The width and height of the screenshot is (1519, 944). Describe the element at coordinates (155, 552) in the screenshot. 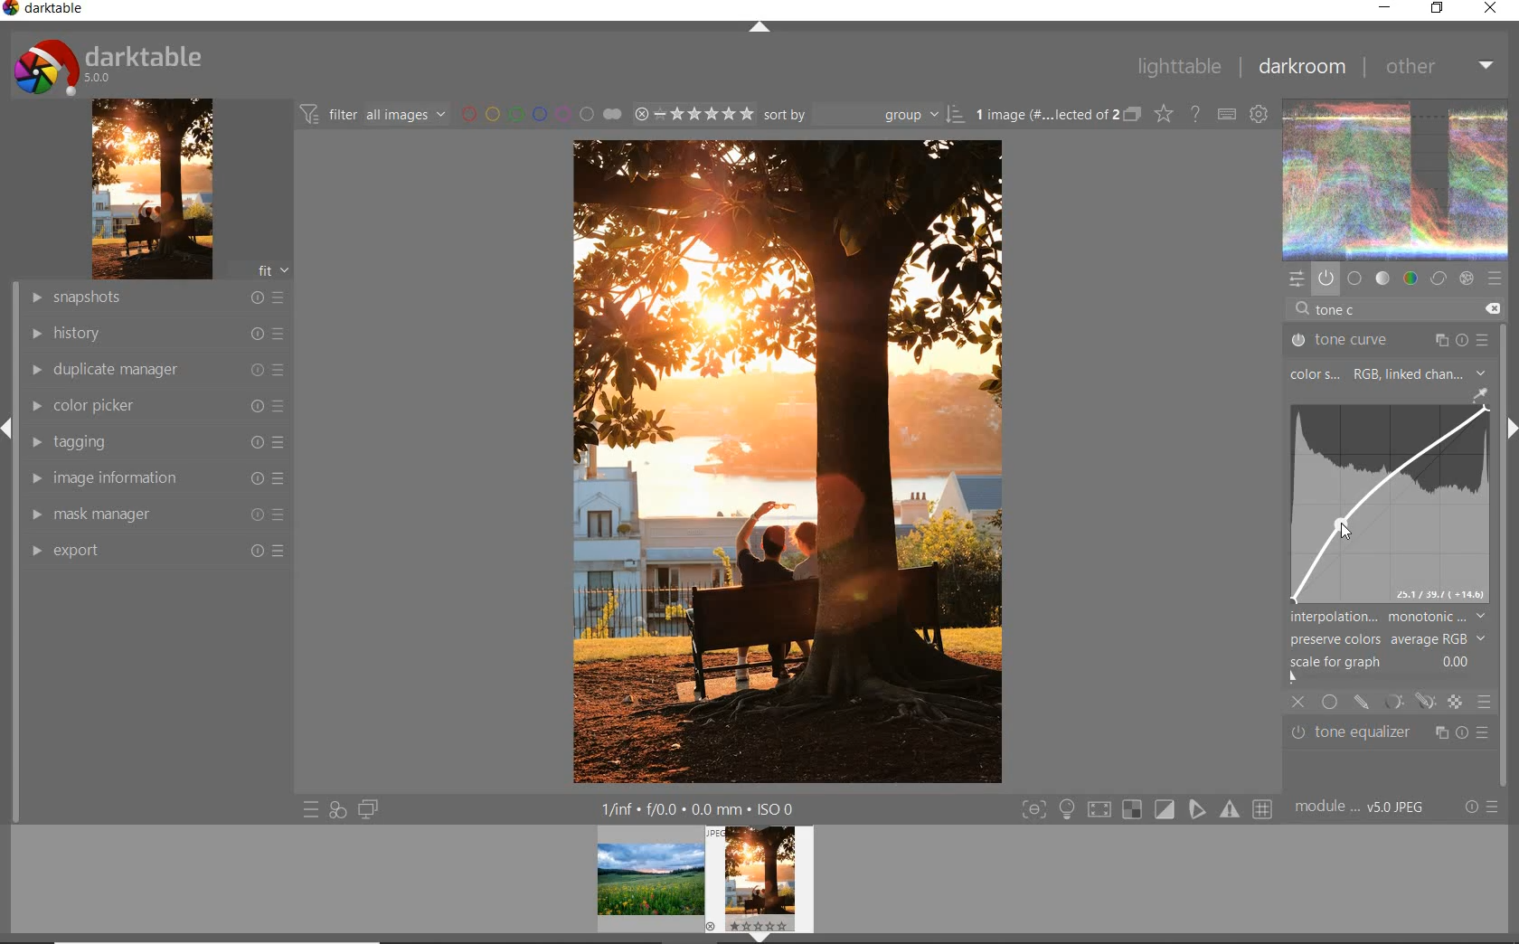

I see `export` at that location.